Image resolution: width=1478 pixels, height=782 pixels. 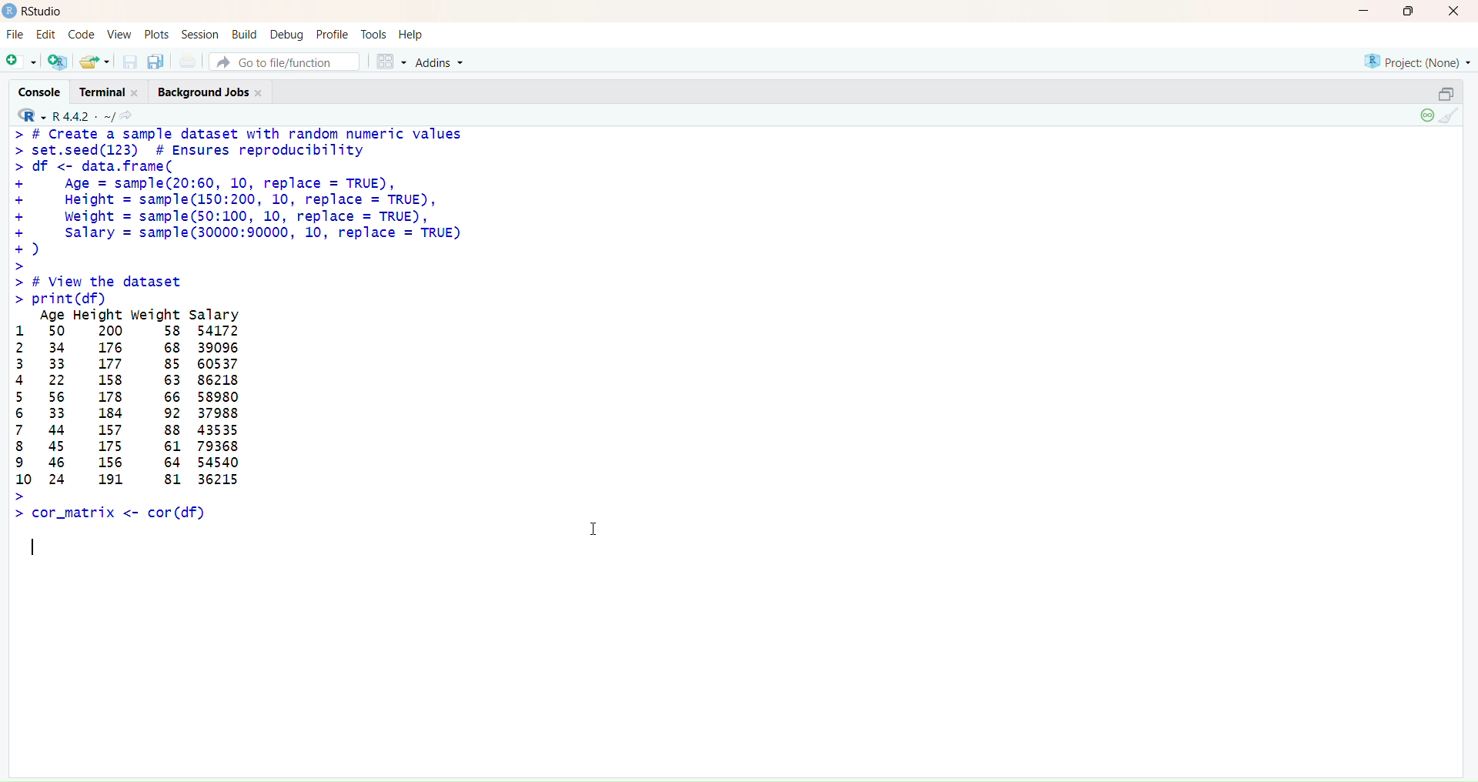 I want to click on New file, so click(x=22, y=59).